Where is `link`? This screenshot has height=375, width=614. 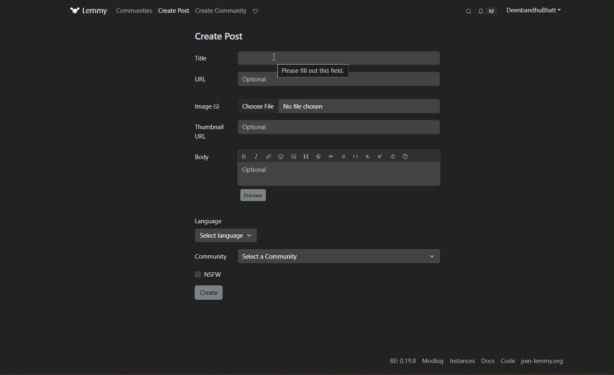
link is located at coordinates (268, 157).